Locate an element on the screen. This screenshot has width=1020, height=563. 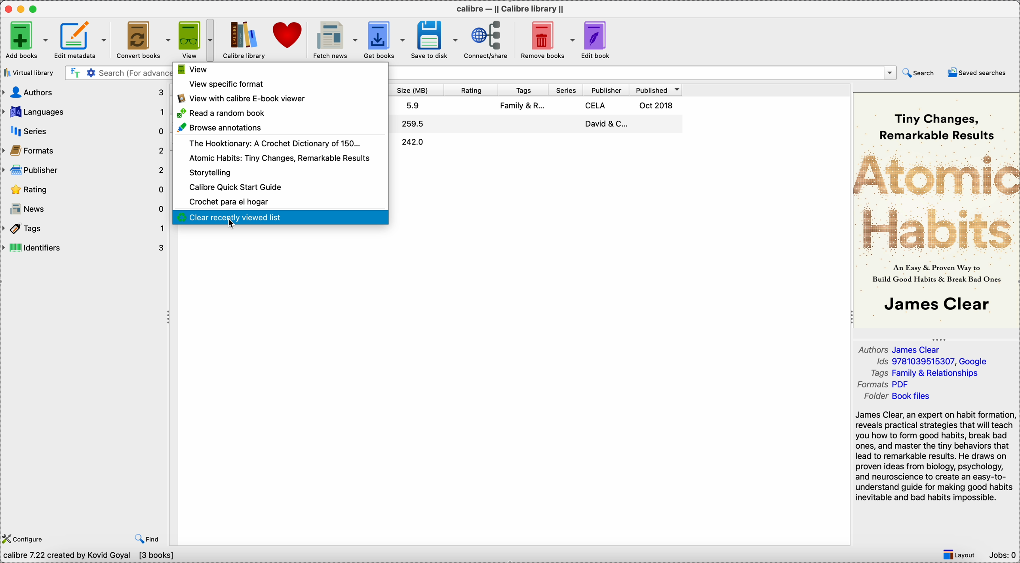
David & C... is located at coordinates (605, 123).